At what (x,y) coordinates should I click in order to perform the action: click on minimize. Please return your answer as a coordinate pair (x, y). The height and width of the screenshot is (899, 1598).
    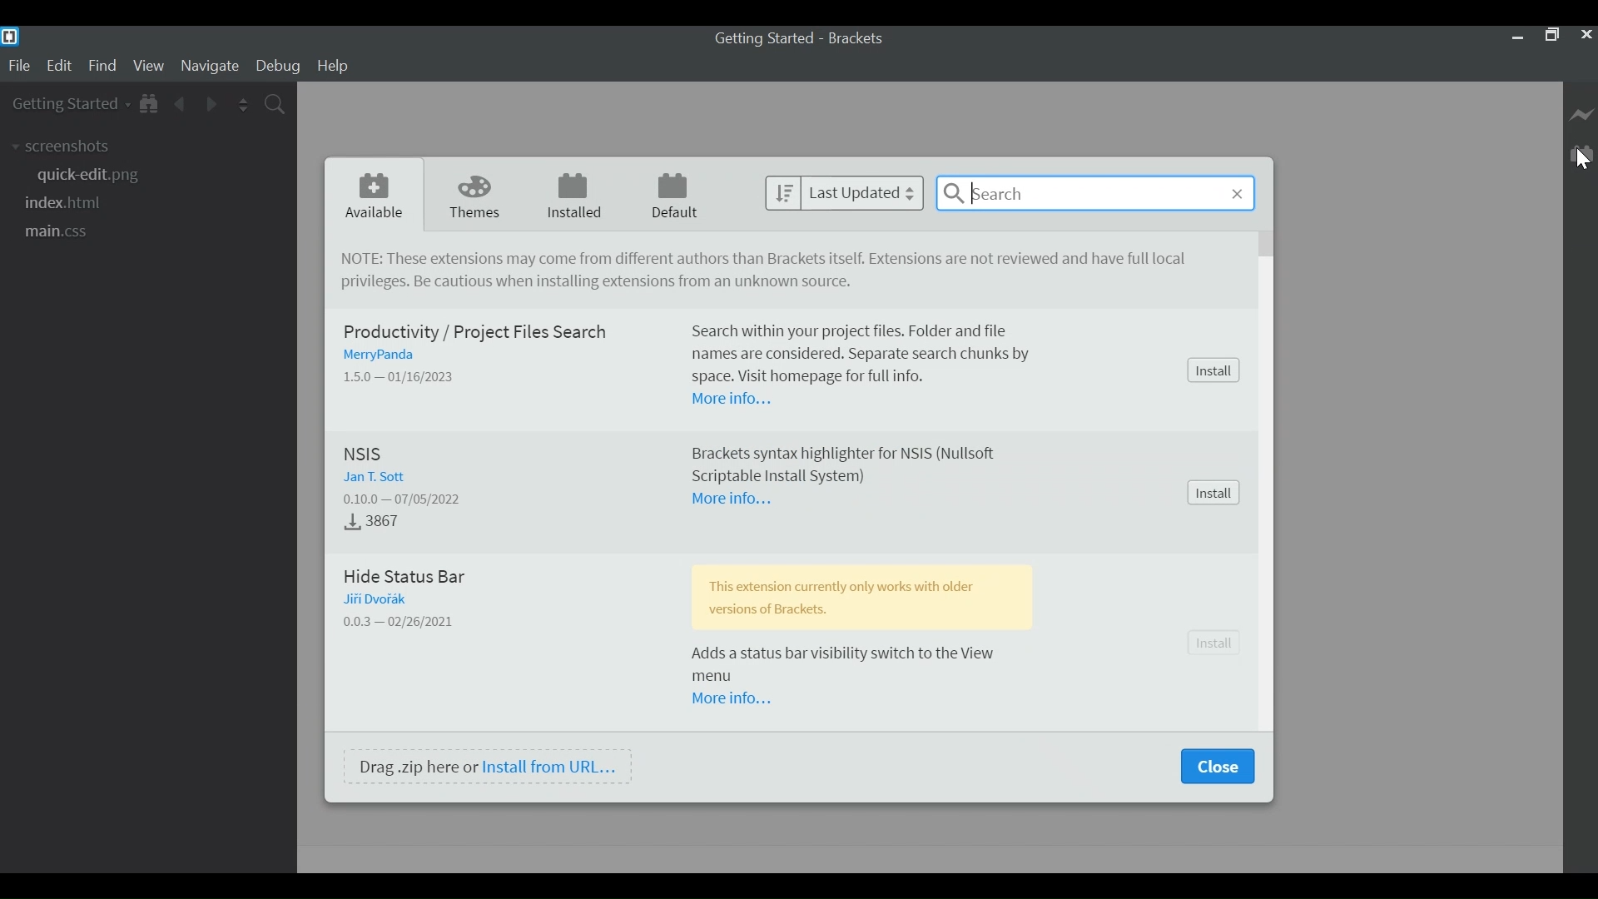
    Looking at the image, I should click on (1517, 37).